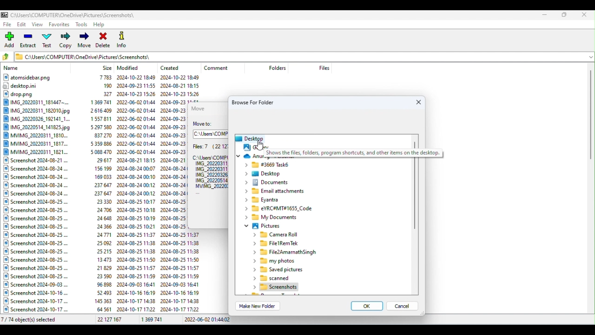  Describe the element at coordinates (39, 25) in the screenshot. I see `View` at that location.